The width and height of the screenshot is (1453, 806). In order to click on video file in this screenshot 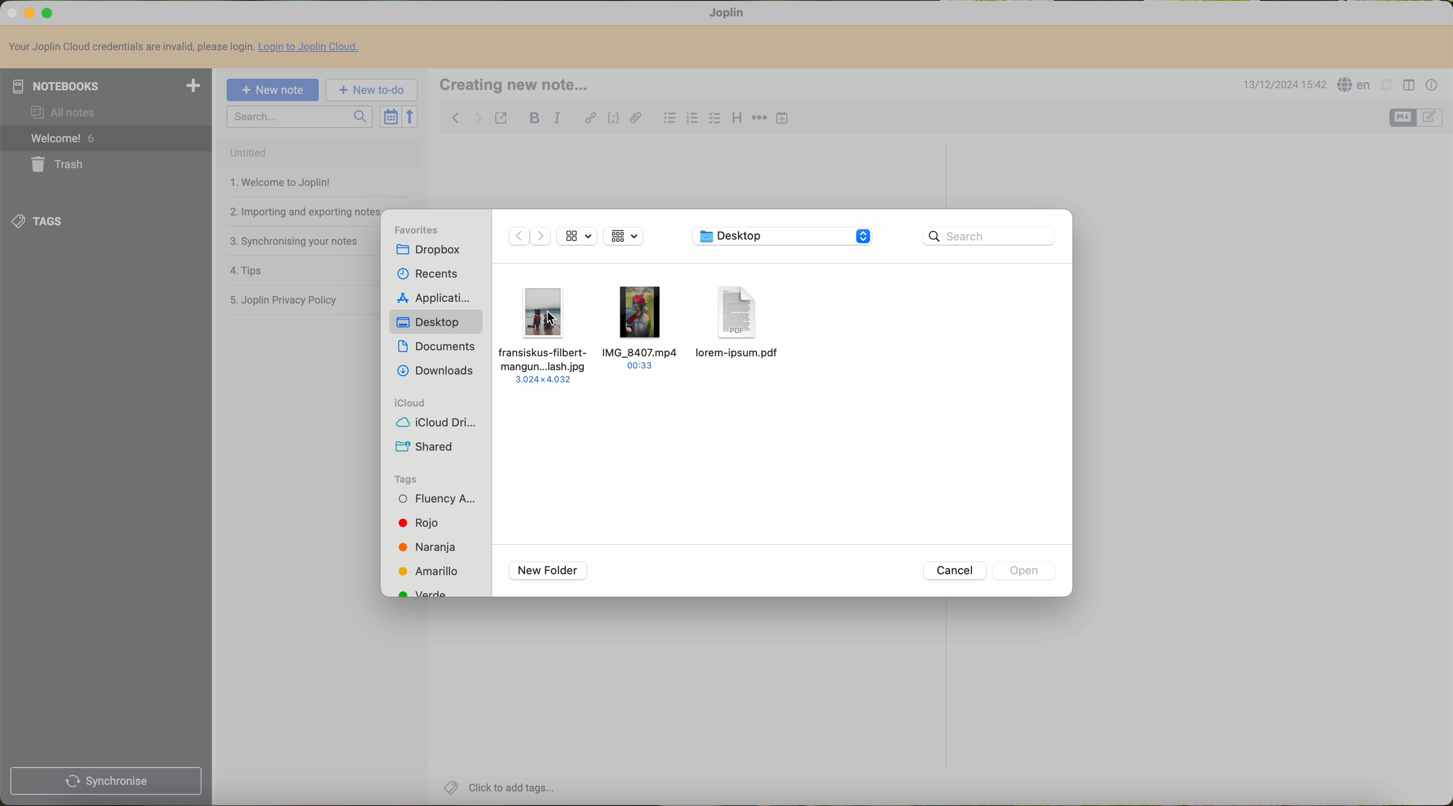, I will do `click(643, 328)`.